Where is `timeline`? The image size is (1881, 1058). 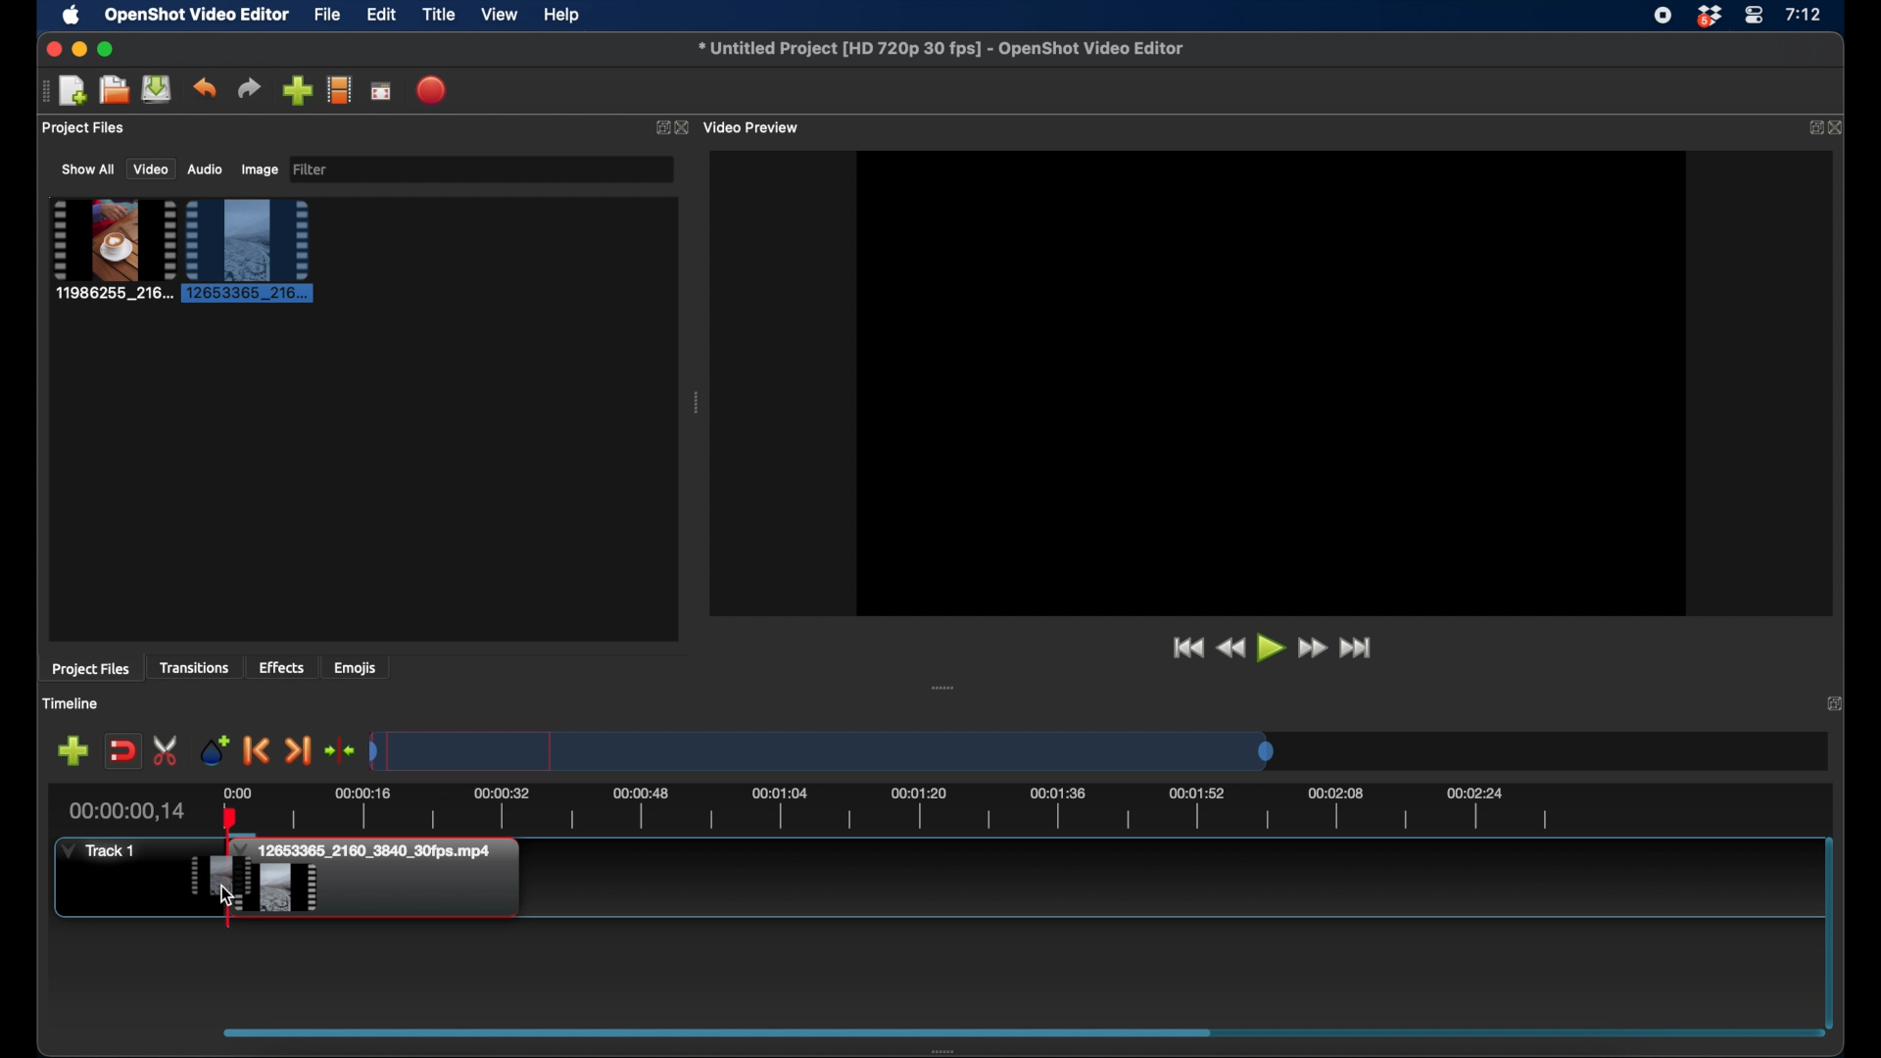 timeline is located at coordinates (70, 703).